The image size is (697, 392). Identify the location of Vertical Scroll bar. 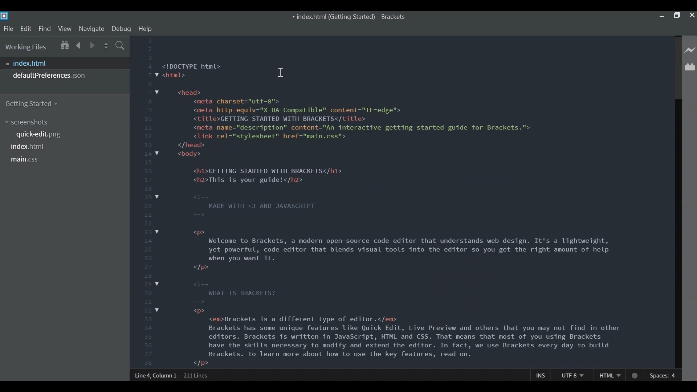
(677, 233).